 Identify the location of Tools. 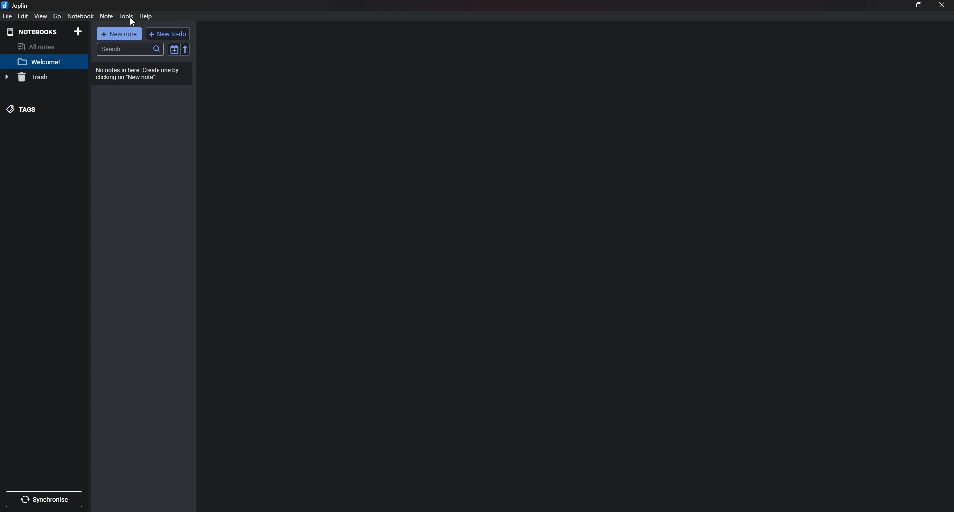
(126, 16).